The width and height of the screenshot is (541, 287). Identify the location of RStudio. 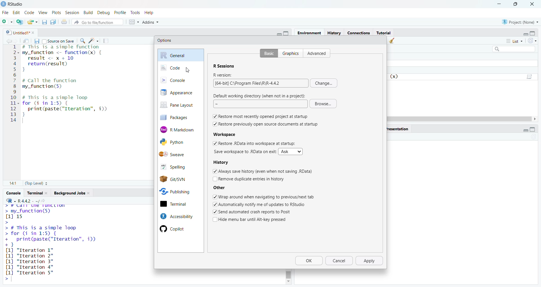
(18, 3).